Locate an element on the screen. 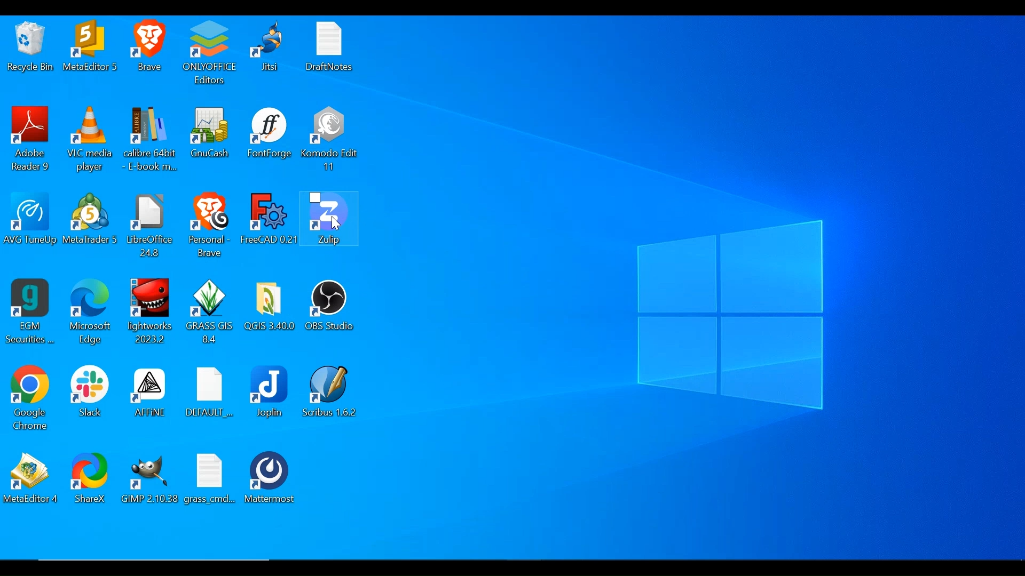 Image resolution: width=1025 pixels, height=576 pixels. Fontforge Desktop icon is located at coordinates (270, 132).